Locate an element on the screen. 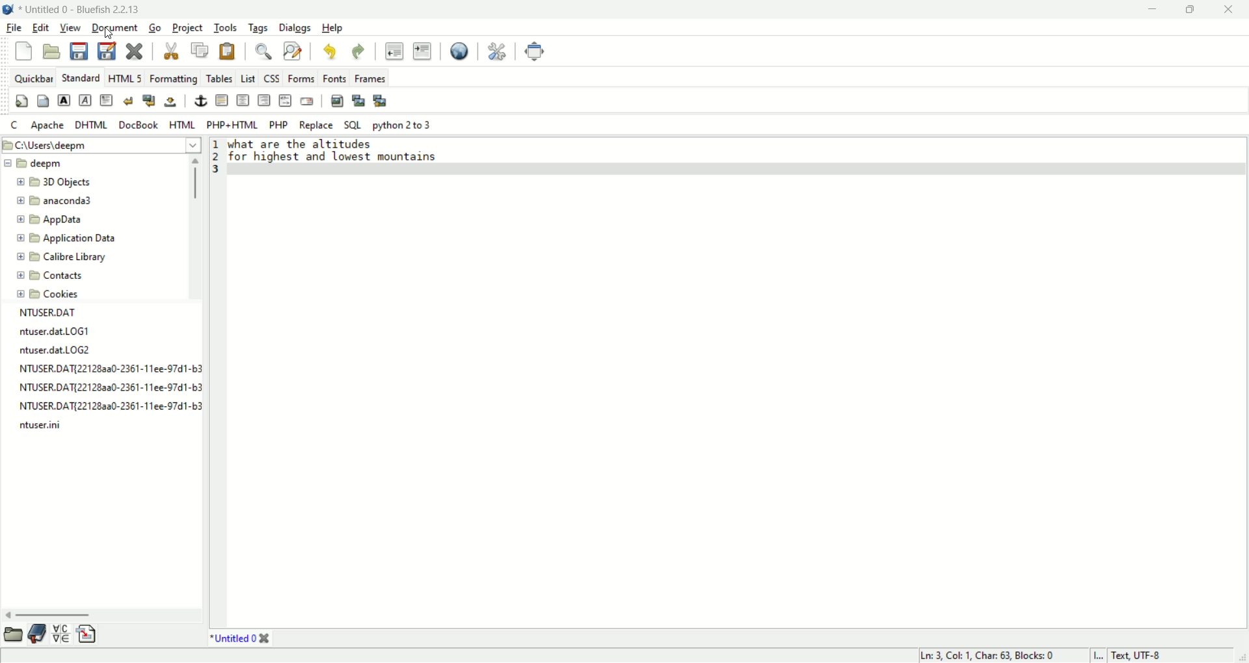  Apache is located at coordinates (50, 123).